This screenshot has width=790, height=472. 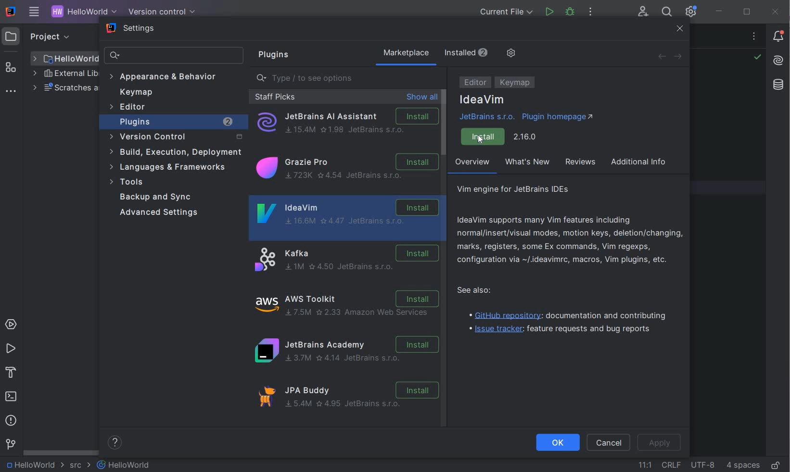 I want to click on CANEL, so click(x=610, y=443).